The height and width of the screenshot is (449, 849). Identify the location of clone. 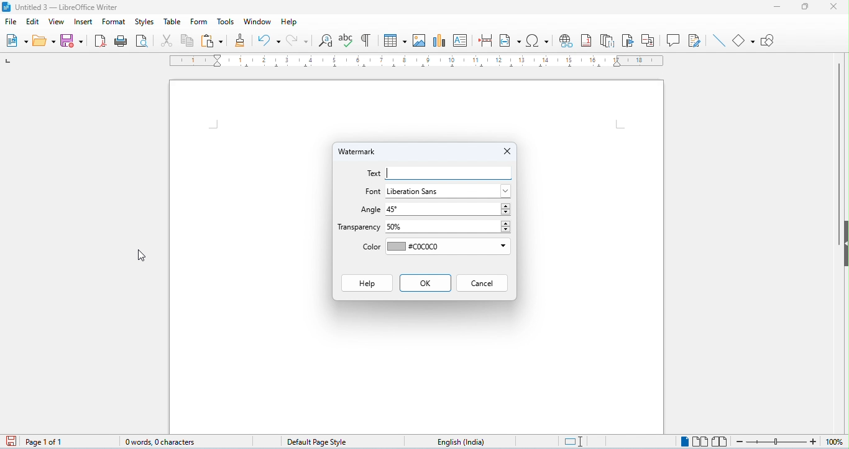
(241, 39).